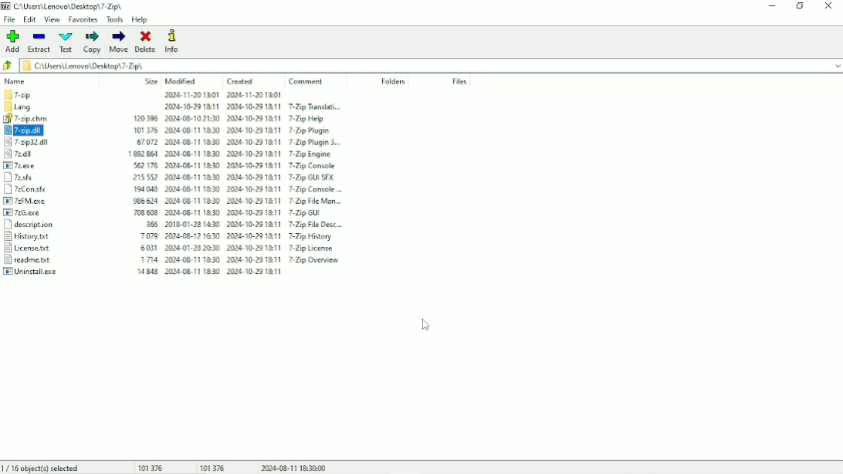 This screenshot has width=843, height=474. What do you see at coordinates (238, 191) in the screenshot?
I see `194043 2024-08-11 1230 2024-70-29 1811 7-Zip Console ..` at bounding box center [238, 191].